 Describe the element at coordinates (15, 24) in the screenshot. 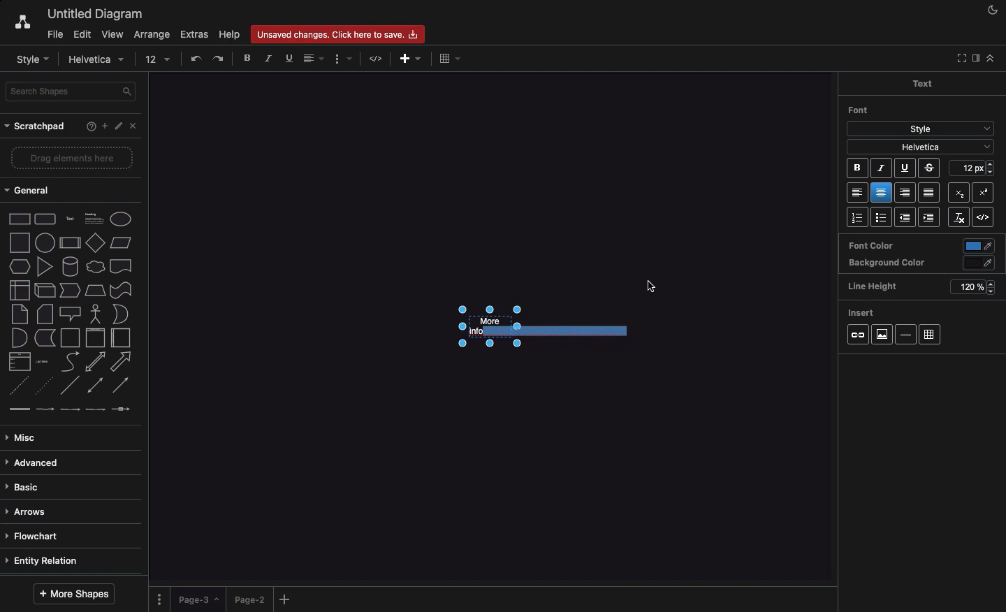

I see `Draw.io` at that location.